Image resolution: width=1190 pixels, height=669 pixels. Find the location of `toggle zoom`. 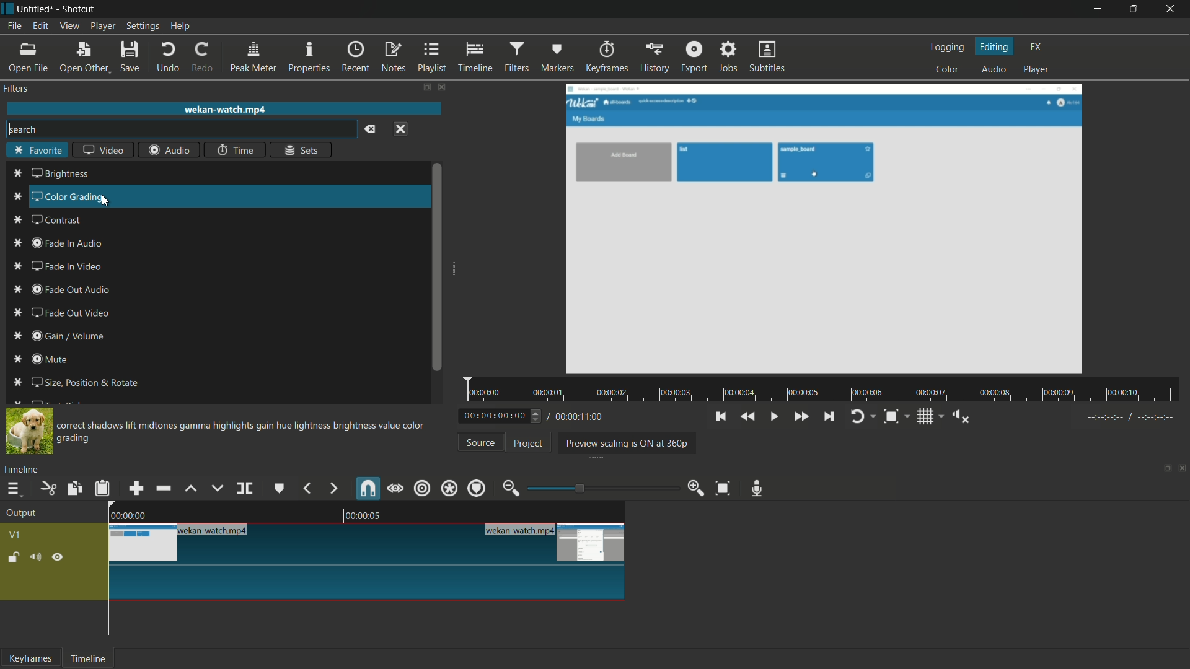

toggle zoom is located at coordinates (895, 416).